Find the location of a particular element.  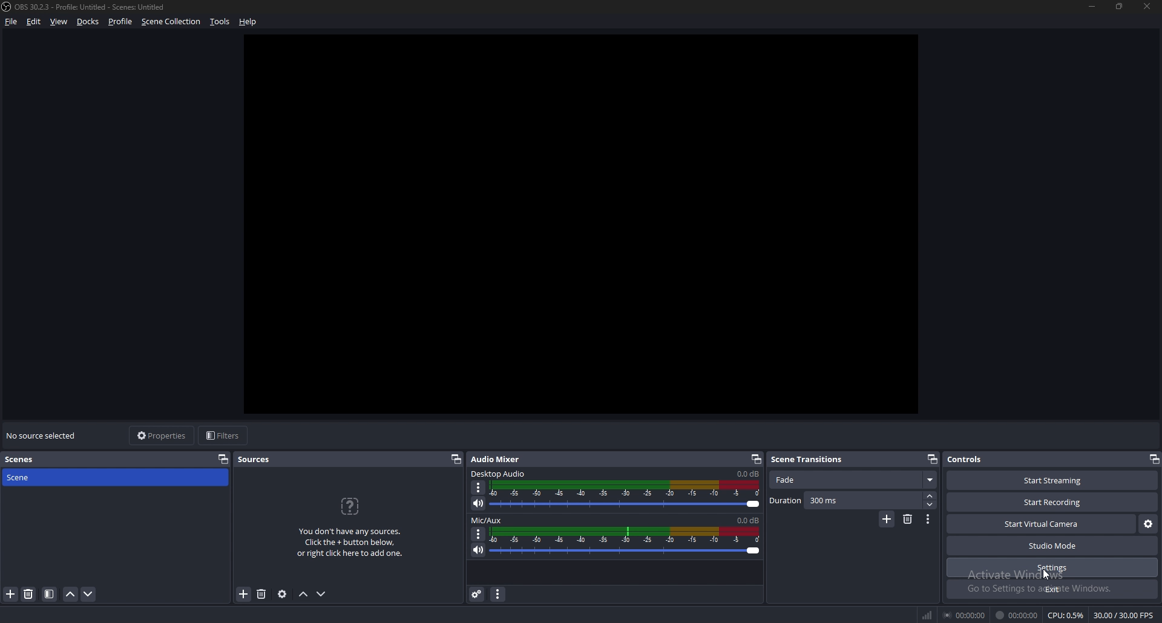

decrease duration is located at coordinates (930, 505).